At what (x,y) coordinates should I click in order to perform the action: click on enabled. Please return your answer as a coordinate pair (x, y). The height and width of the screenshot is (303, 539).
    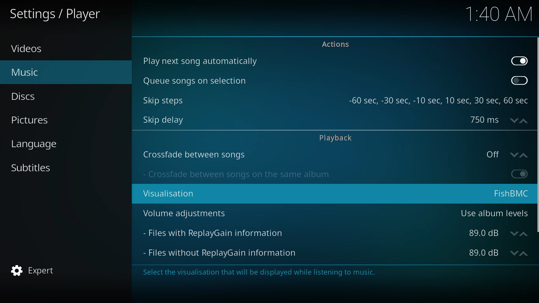
    Looking at the image, I should click on (519, 61).